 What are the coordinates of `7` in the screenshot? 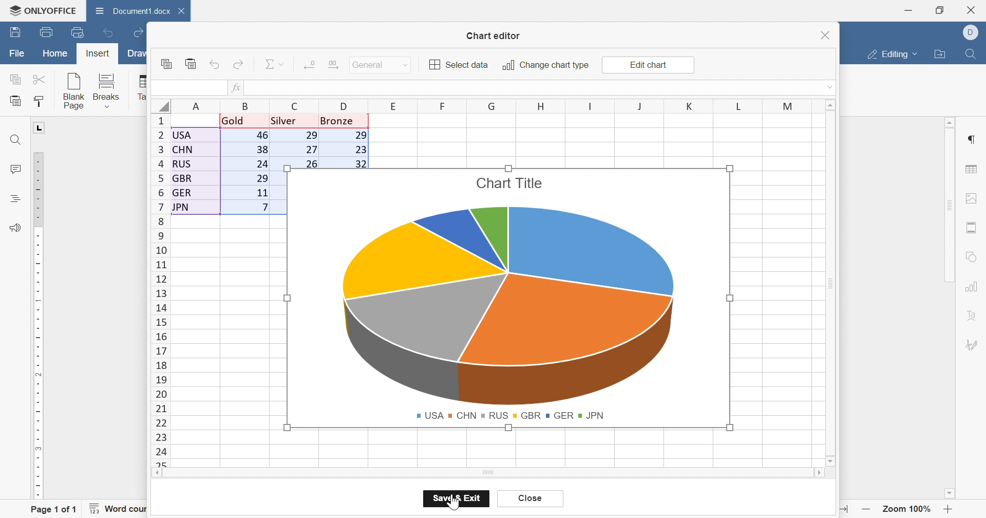 It's located at (262, 209).